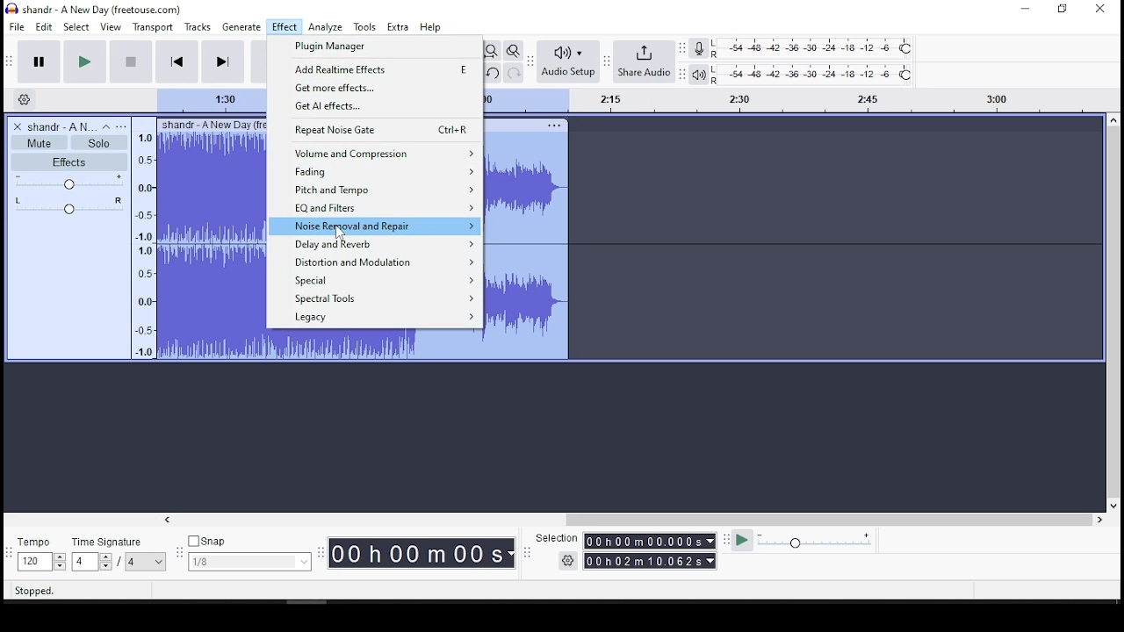 This screenshot has height=632, width=1124. Describe the element at coordinates (69, 205) in the screenshot. I see `pan` at that location.